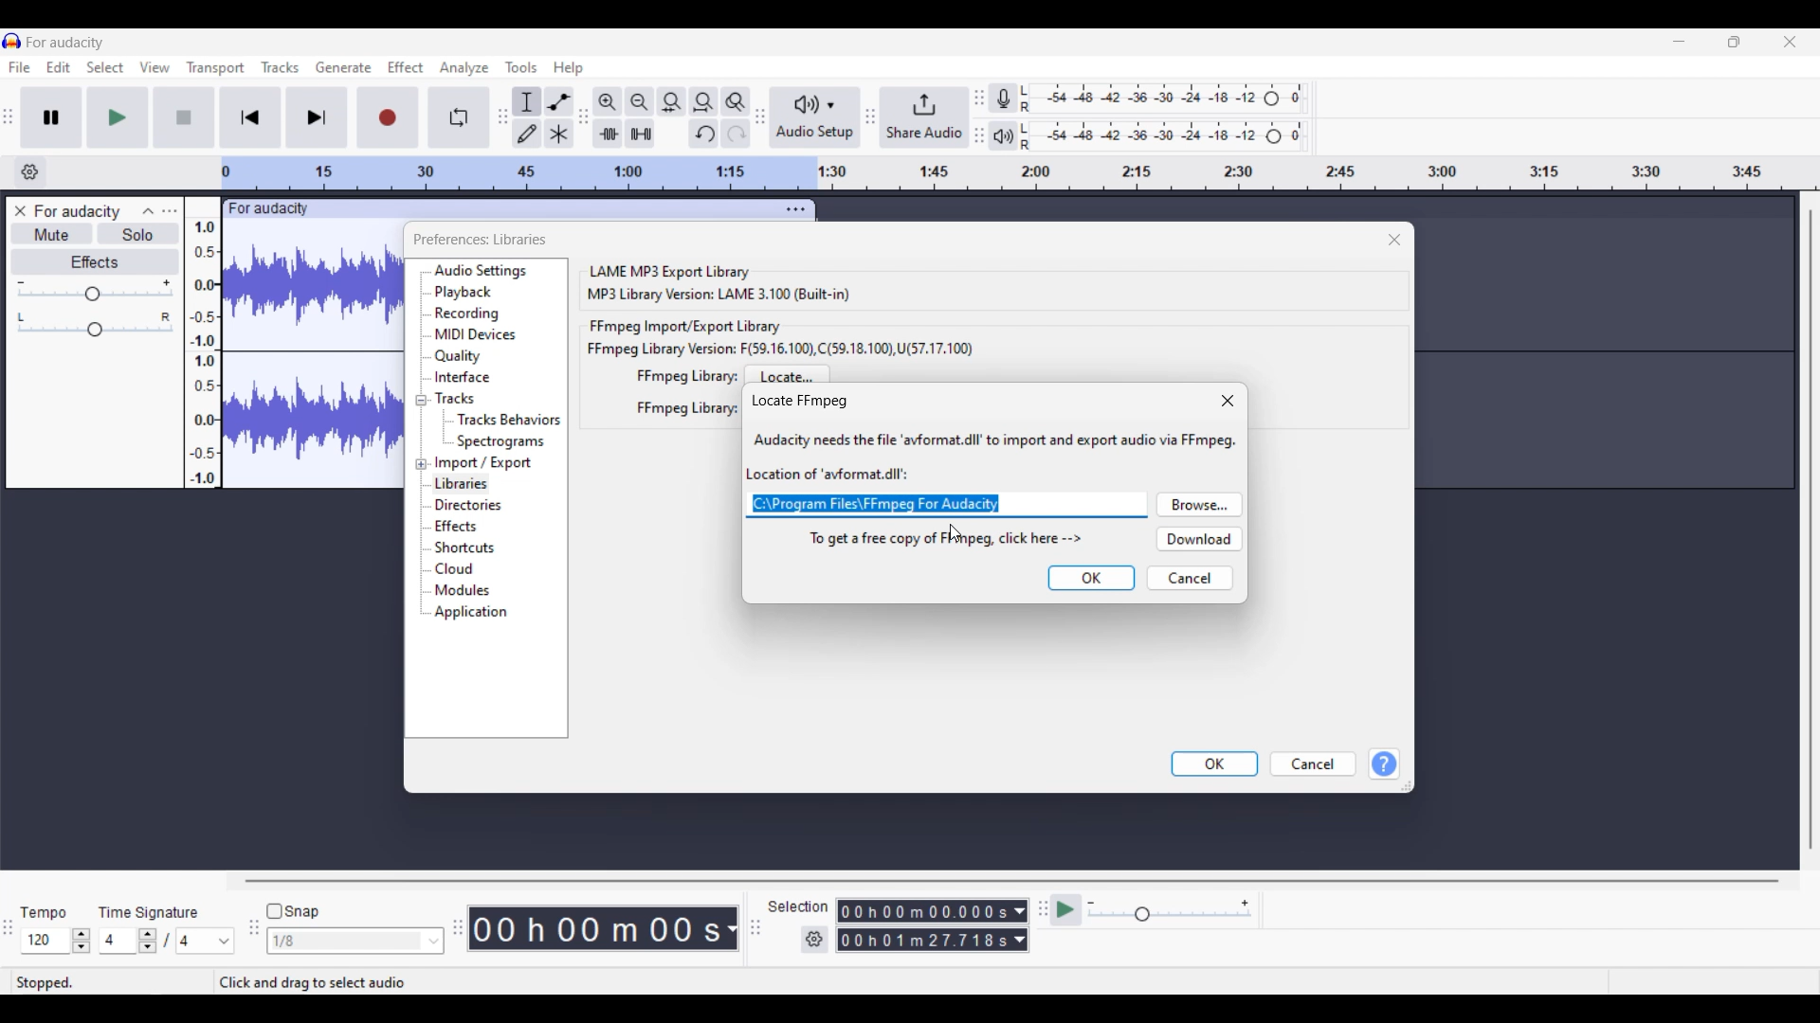 The width and height of the screenshot is (1820, 1023). What do you see at coordinates (420, 432) in the screenshot?
I see `expand menu` at bounding box center [420, 432].